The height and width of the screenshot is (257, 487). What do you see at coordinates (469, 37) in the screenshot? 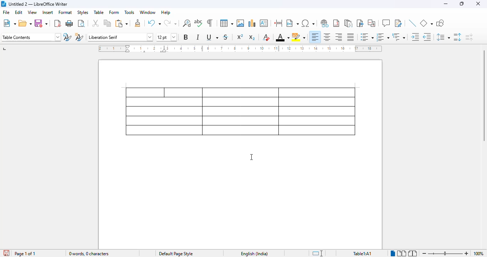
I see `decrease paragraph spacing` at bounding box center [469, 37].